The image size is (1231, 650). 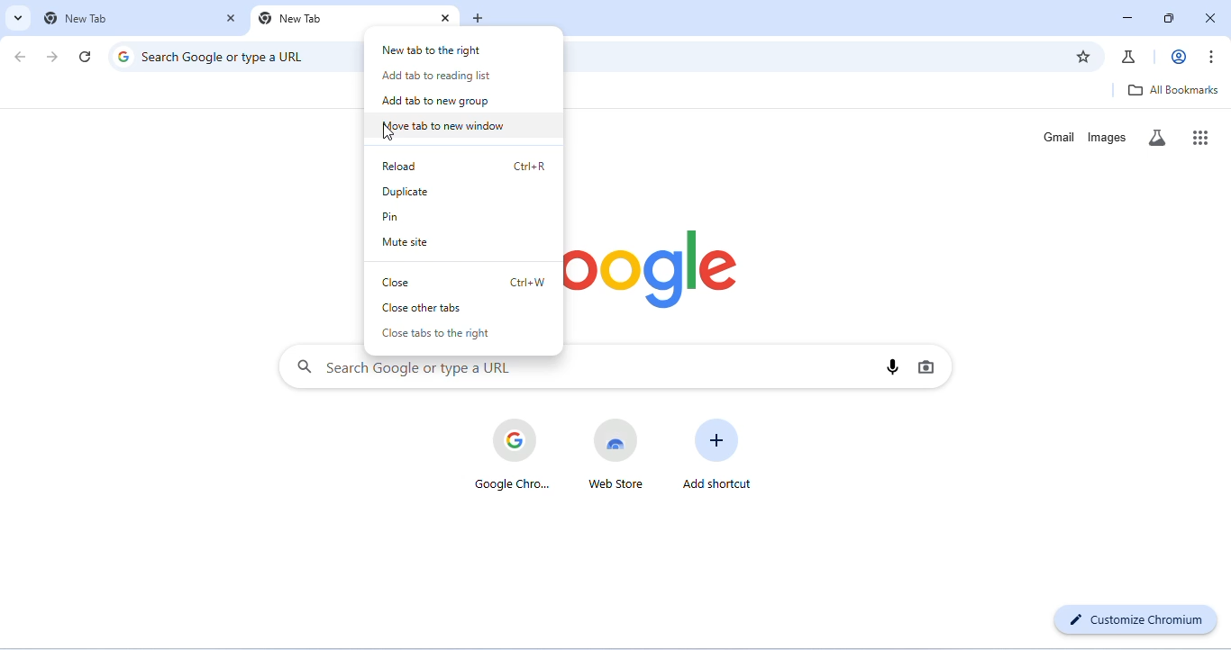 I want to click on add shortcut, so click(x=718, y=453).